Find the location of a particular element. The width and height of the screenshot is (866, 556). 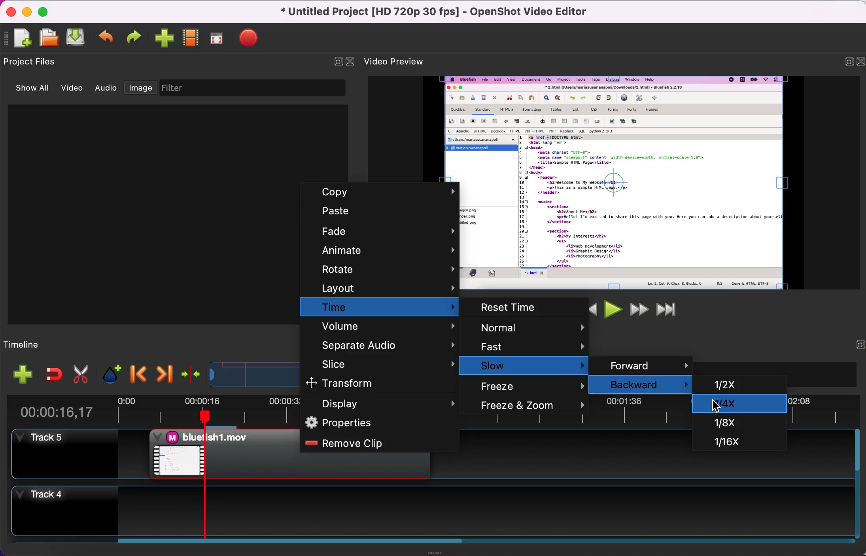

audio is located at coordinates (107, 89).